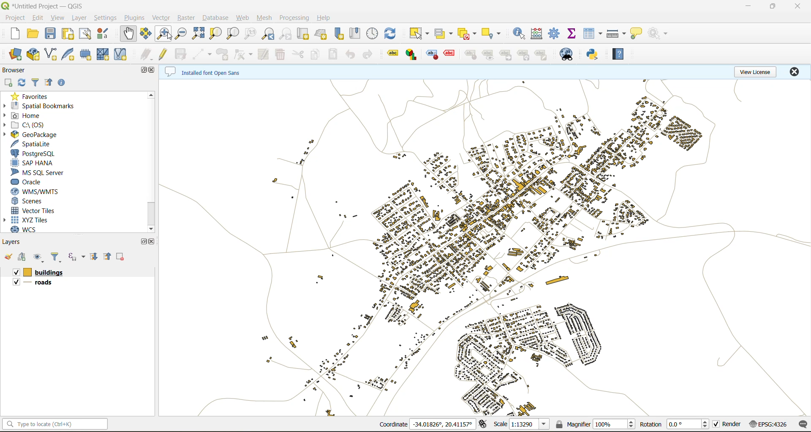 The width and height of the screenshot is (811, 432). What do you see at coordinates (17, 35) in the screenshot?
I see `new` at bounding box center [17, 35].